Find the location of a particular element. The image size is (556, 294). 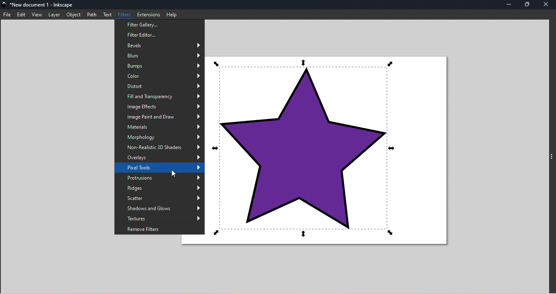

Overlays is located at coordinates (159, 158).